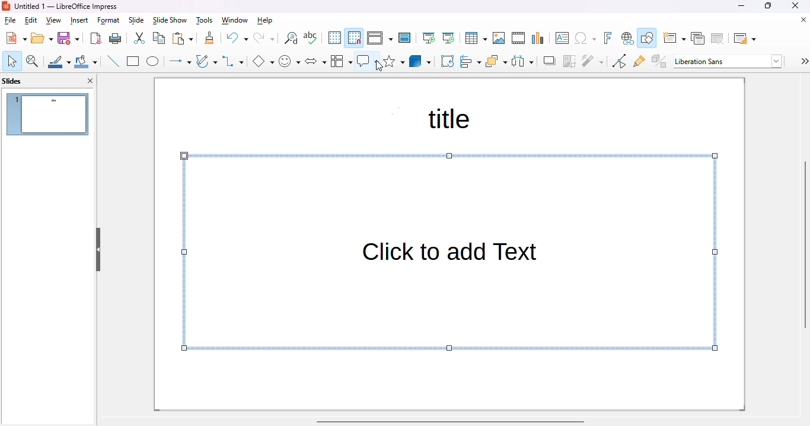 The height and width of the screenshot is (426, 810). Describe the element at coordinates (33, 61) in the screenshot. I see `zoom & pan` at that location.